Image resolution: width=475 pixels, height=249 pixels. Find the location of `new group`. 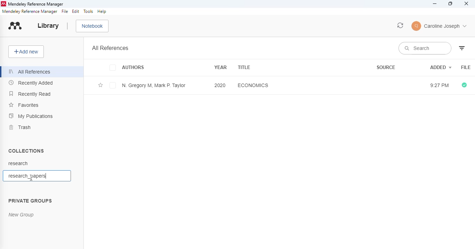

new group is located at coordinates (22, 215).